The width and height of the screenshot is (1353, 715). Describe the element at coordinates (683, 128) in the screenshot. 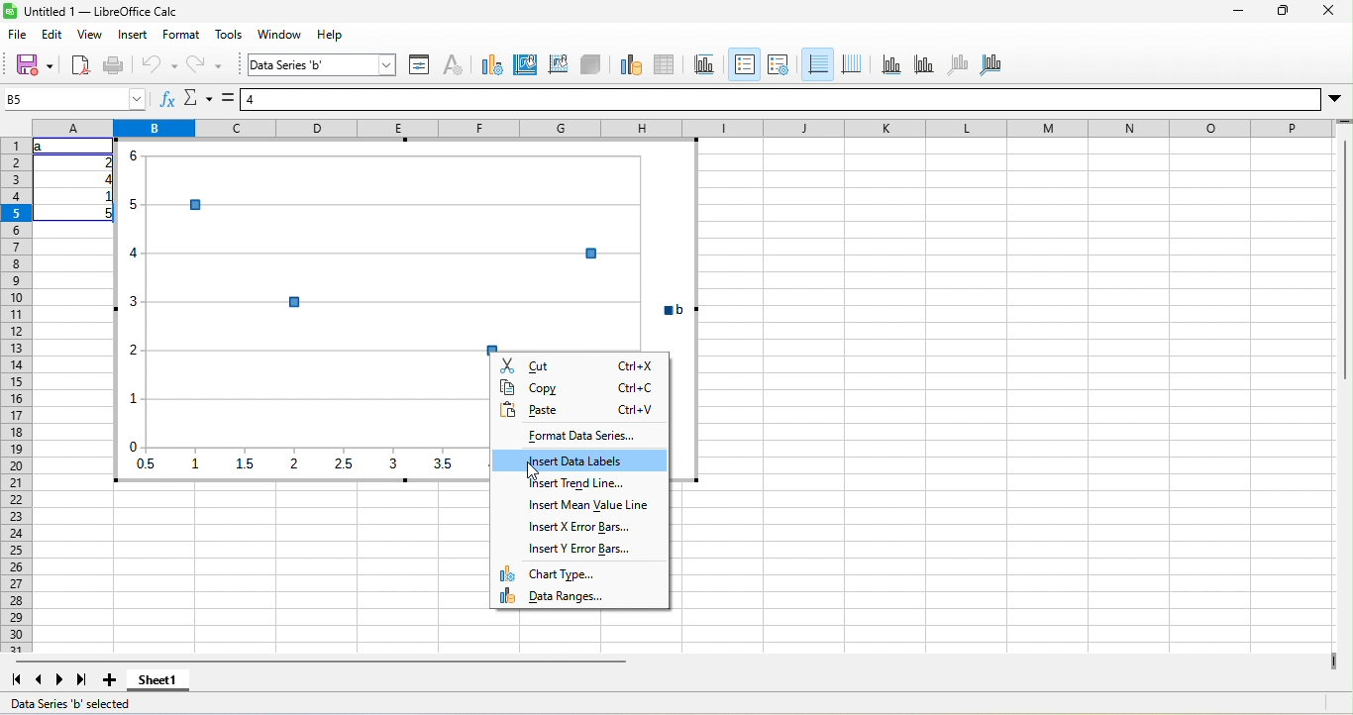

I see `column headings` at that location.